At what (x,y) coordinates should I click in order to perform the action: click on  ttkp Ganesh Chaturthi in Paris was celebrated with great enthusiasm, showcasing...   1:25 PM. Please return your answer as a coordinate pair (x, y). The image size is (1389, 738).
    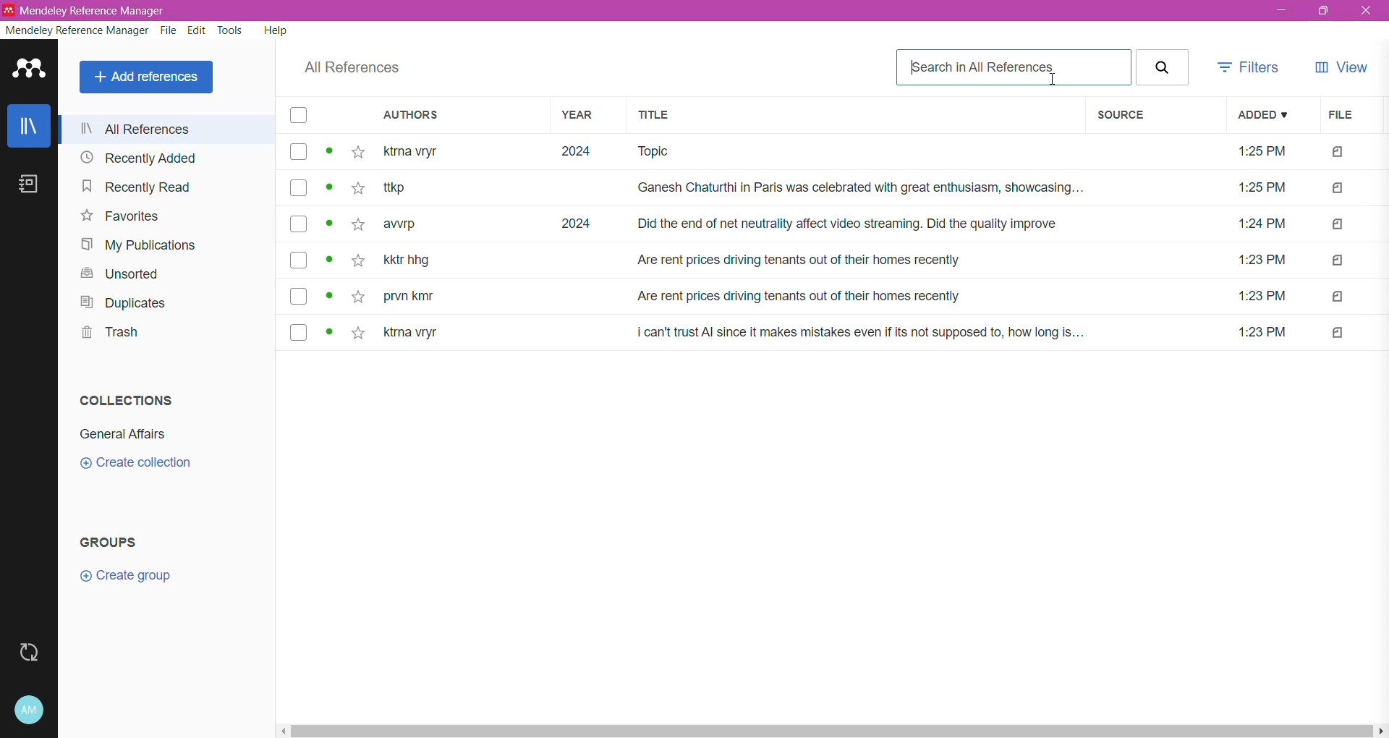
    Looking at the image, I should click on (841, 190).